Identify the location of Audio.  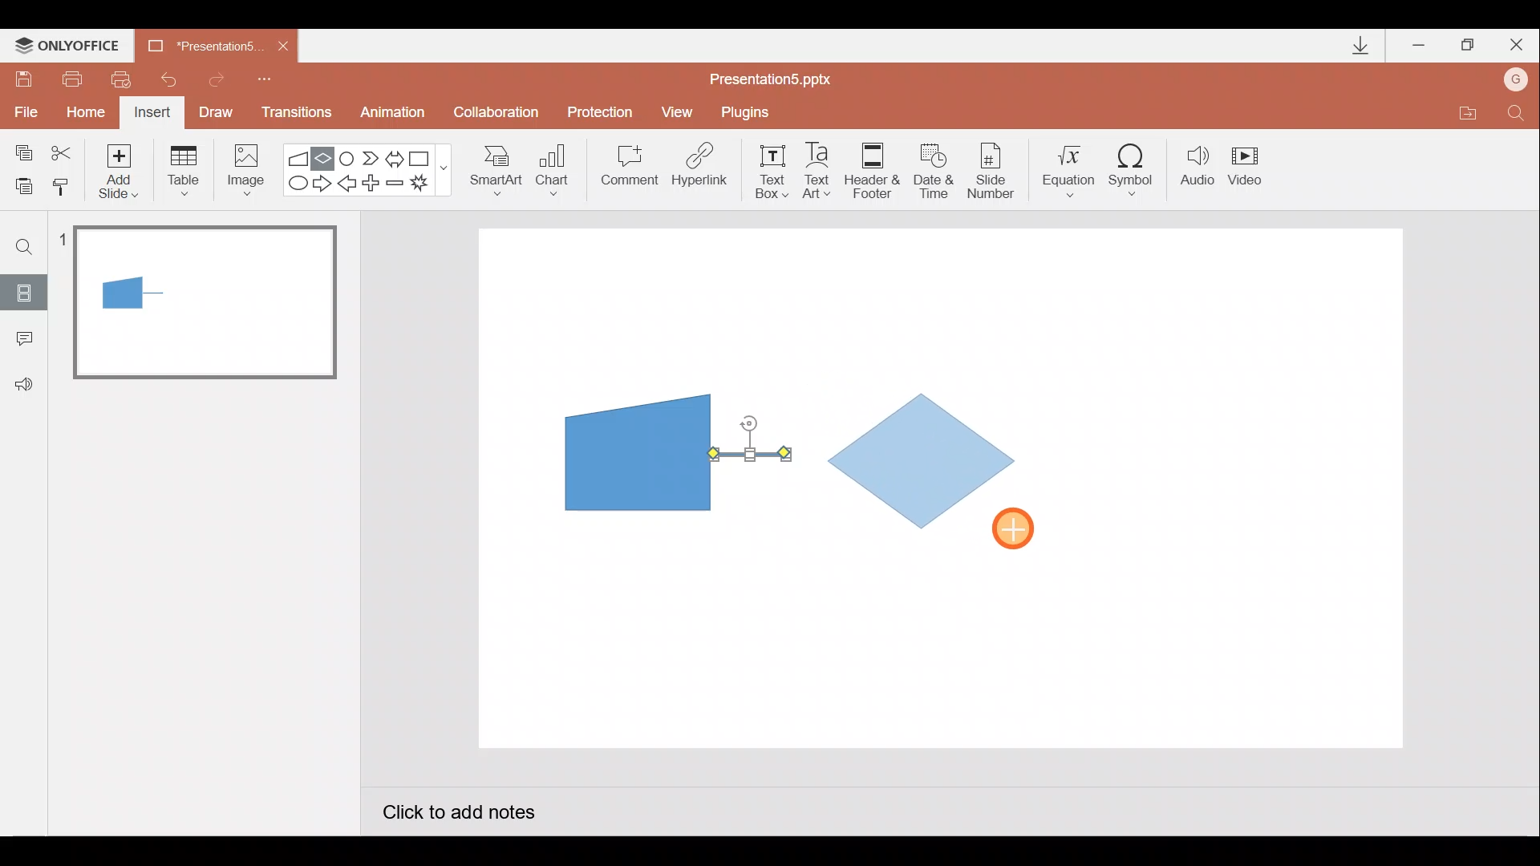
(1198, 169).